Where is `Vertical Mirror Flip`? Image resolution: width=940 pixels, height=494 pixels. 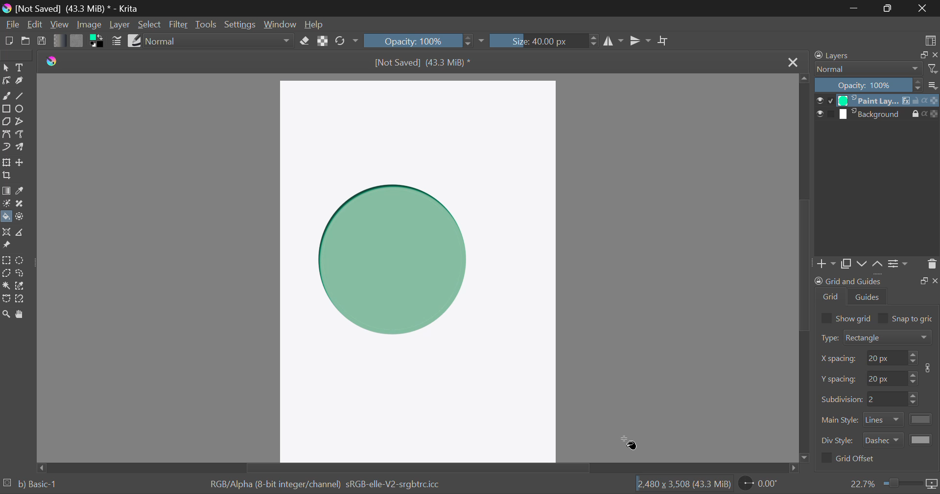 Vertical Mirror Flip is located at coordinates (614, 41).